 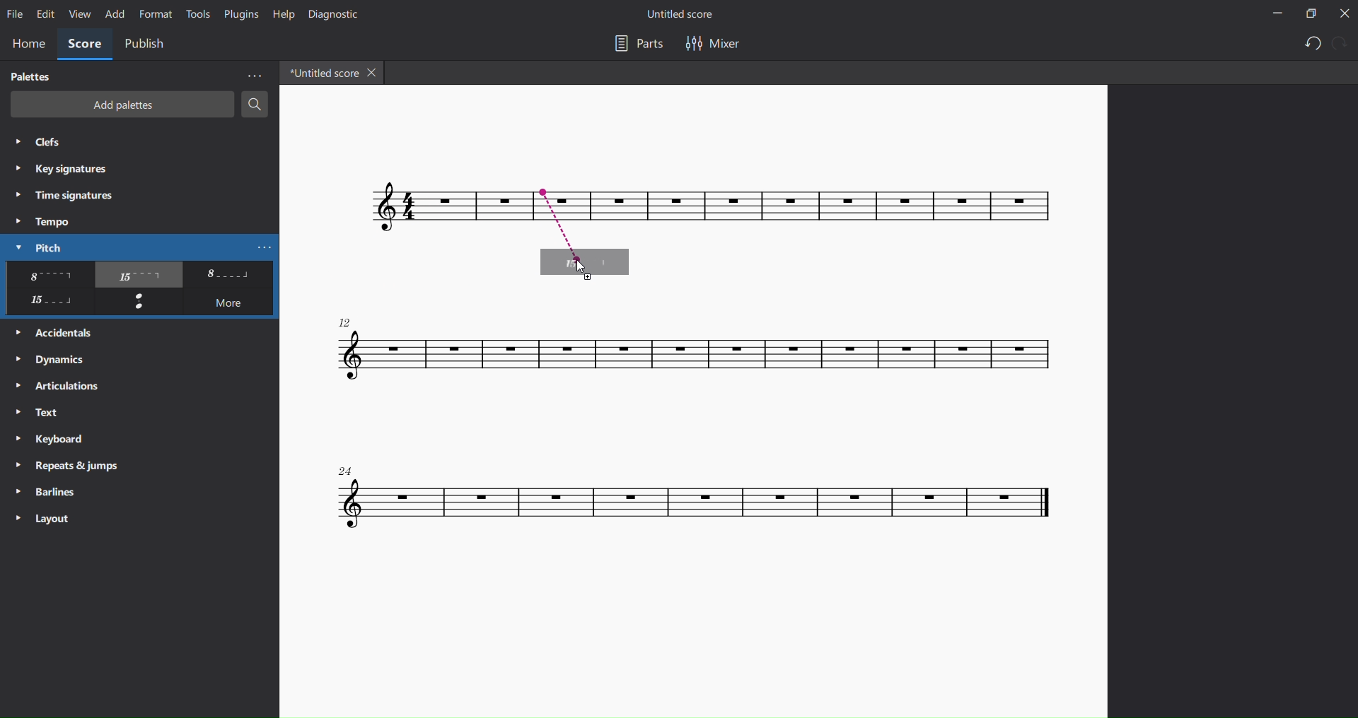 I want to click on more pitch options, so click(x=265, y=247).